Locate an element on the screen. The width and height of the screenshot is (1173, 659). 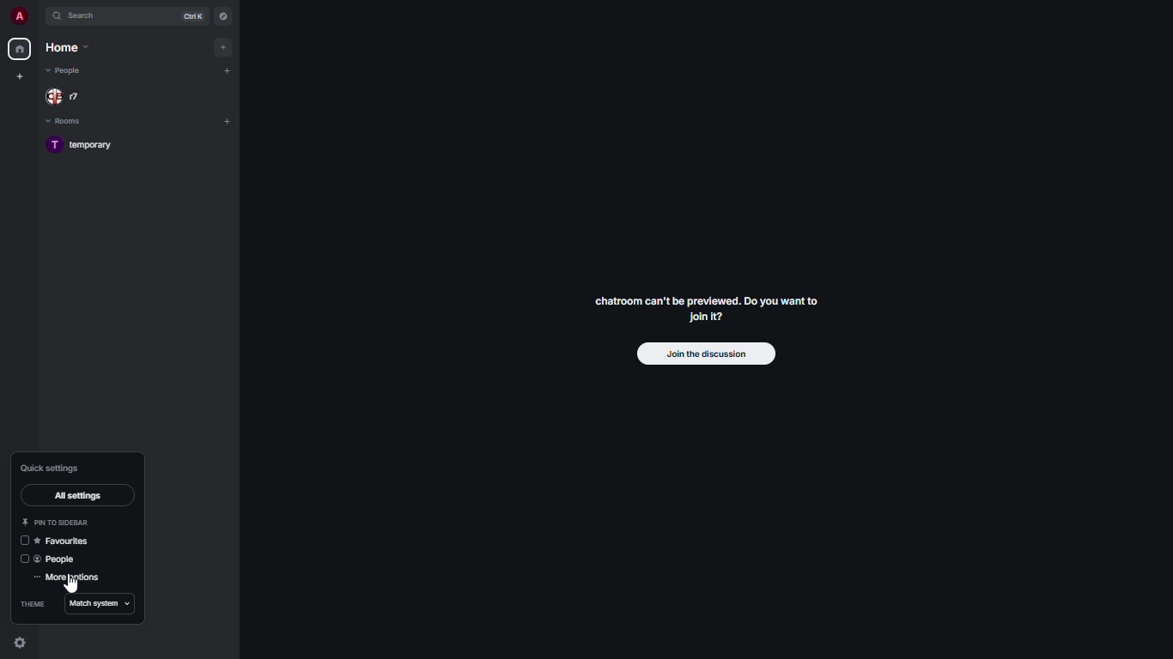
expand is located at coordinates (40, 16).